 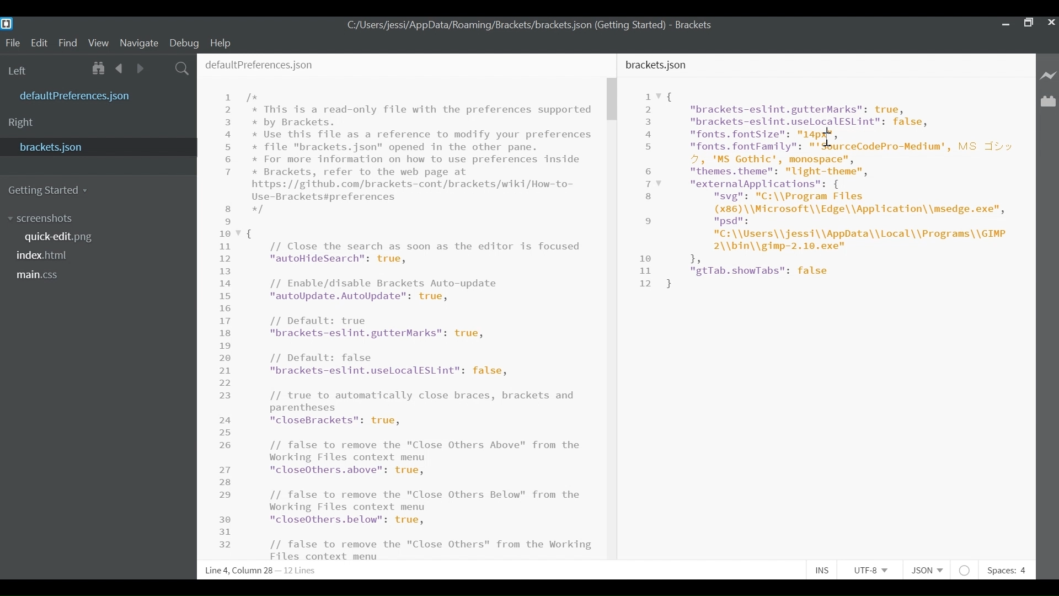 I want to click on Line Number, so click(x=229, y=320).